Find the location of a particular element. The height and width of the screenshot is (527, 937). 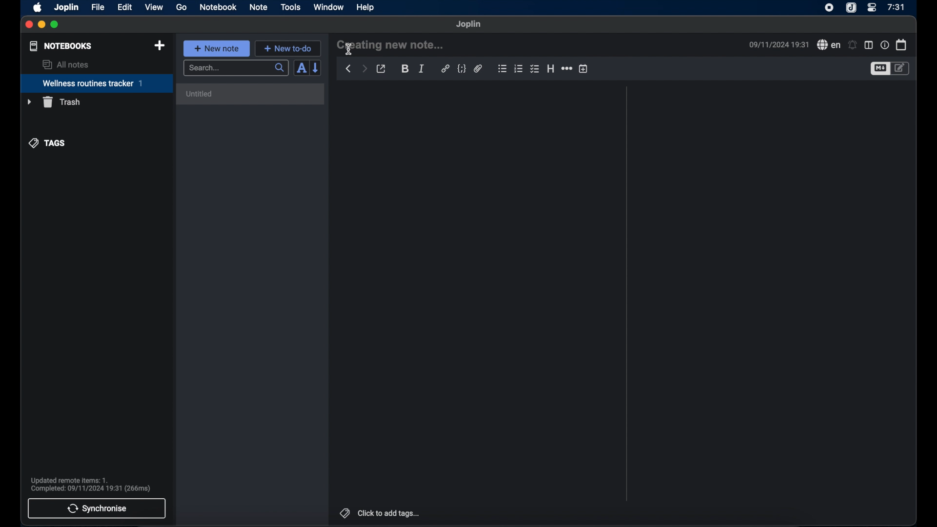

toggle sort order field is located at coordinates (301, 68).